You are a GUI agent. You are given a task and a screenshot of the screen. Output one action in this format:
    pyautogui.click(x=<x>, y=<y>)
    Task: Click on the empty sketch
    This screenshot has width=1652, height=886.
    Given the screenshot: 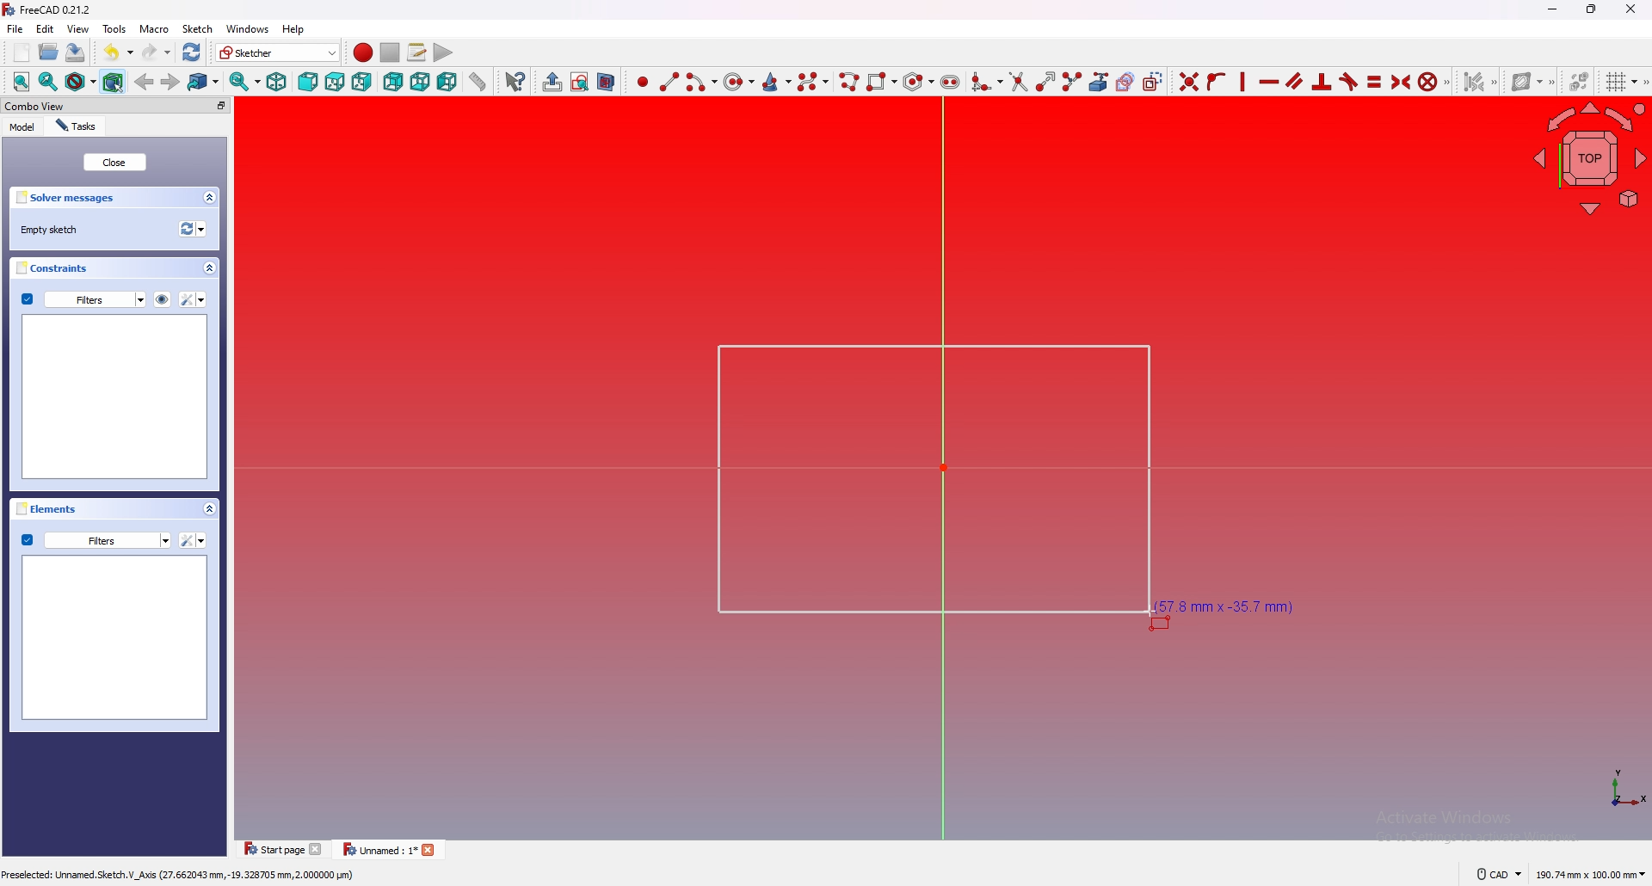 What is the action you would take?
    pyautogui.click(x=52, y=230)
    